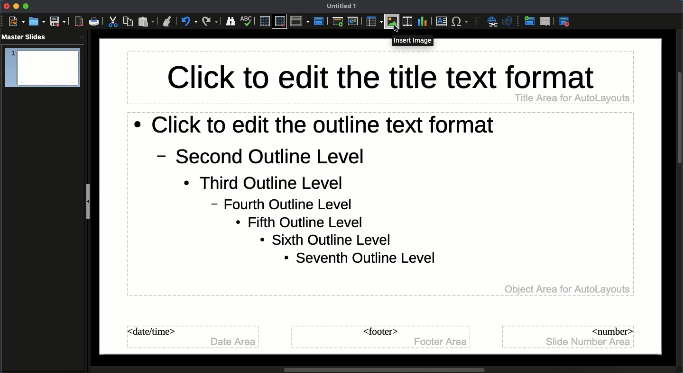  I want to click on Audio or video, so click(407, 22).